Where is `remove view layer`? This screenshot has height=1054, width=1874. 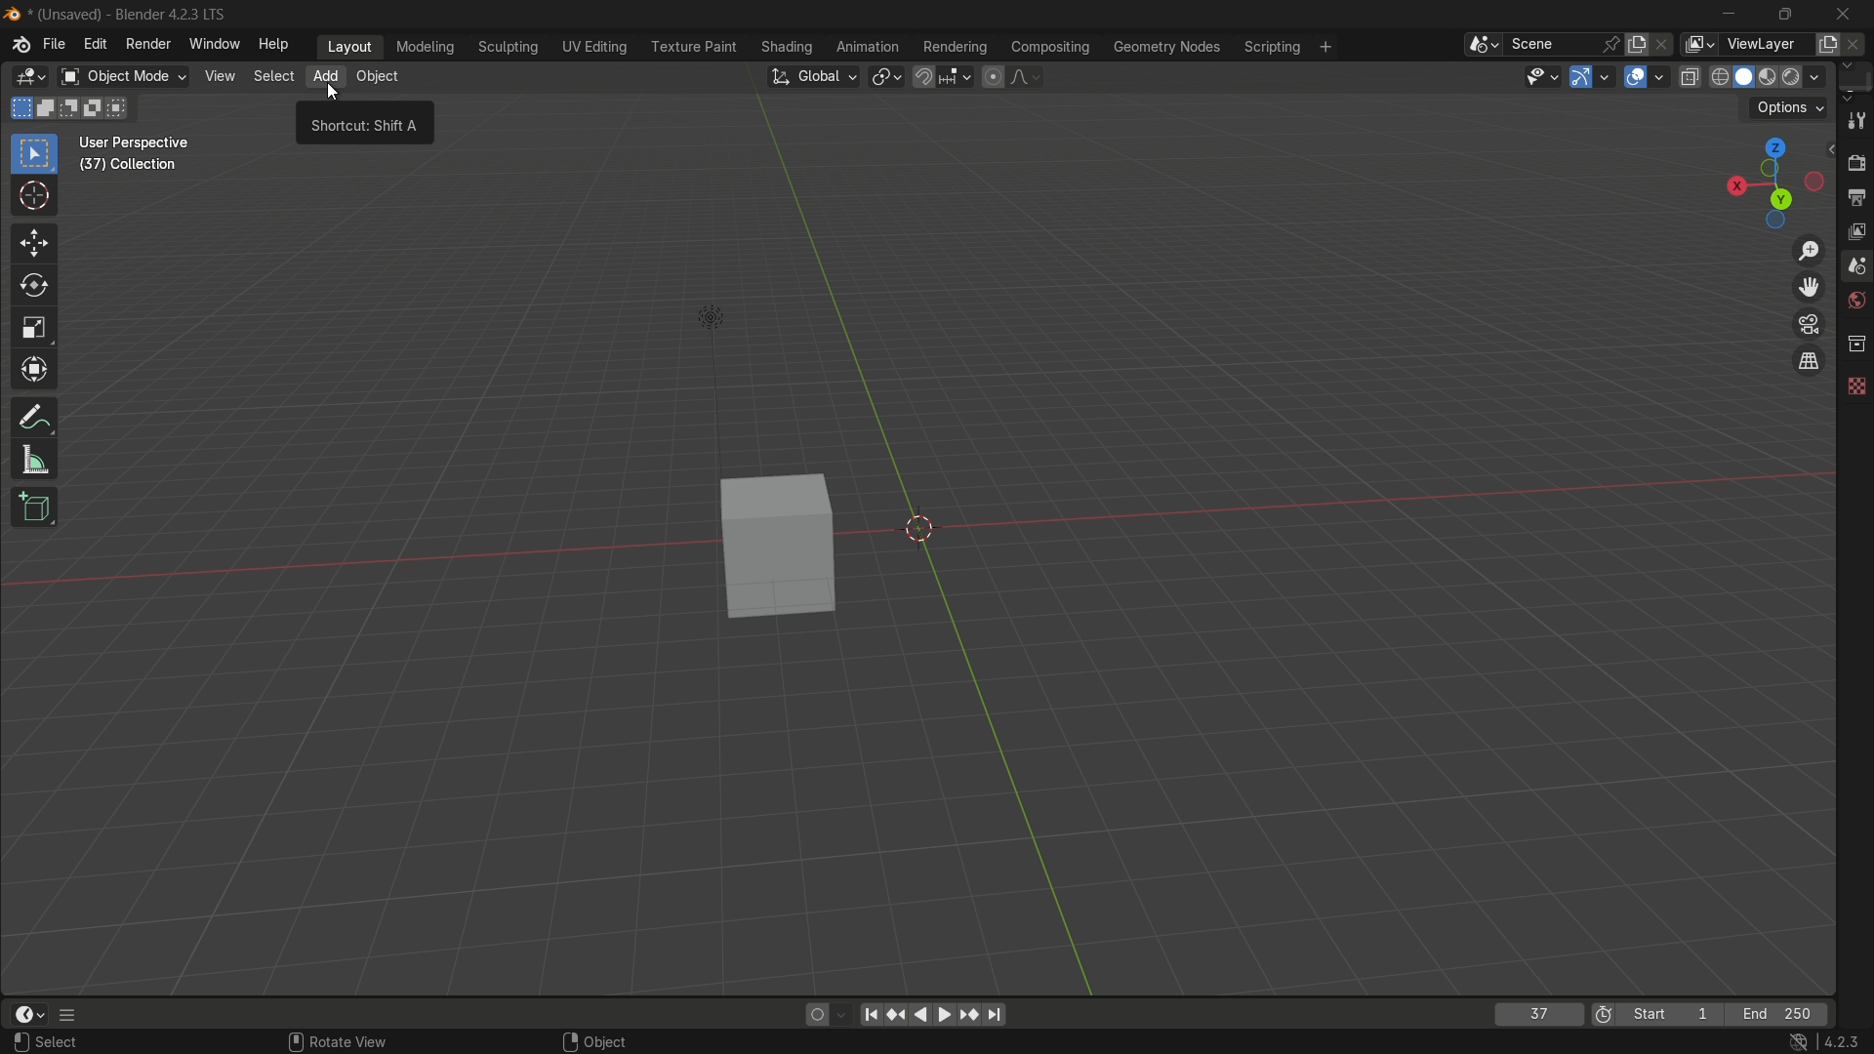
remove view layer is located at coordinates (1858, 46).